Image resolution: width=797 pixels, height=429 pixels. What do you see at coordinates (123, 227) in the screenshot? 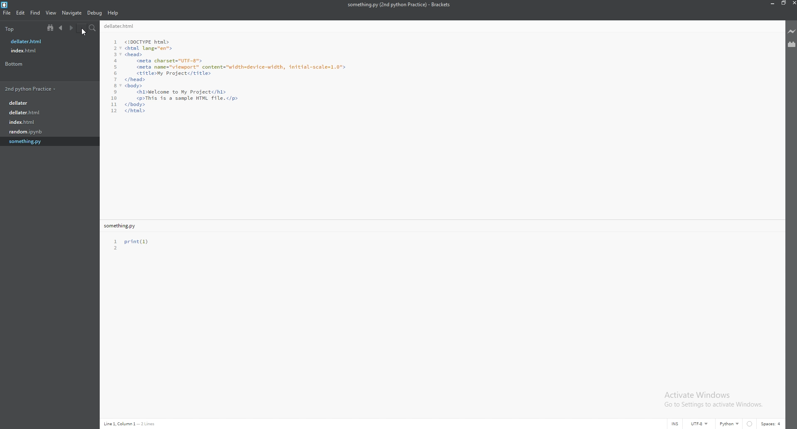
I see `file name` at bounding box center [123, 227].